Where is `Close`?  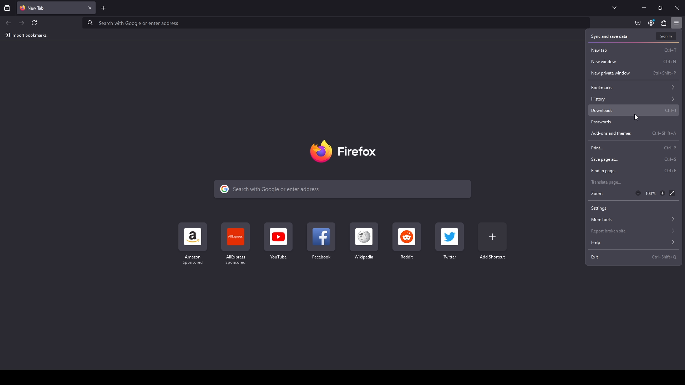 Close is located at coordinates (91, 8).